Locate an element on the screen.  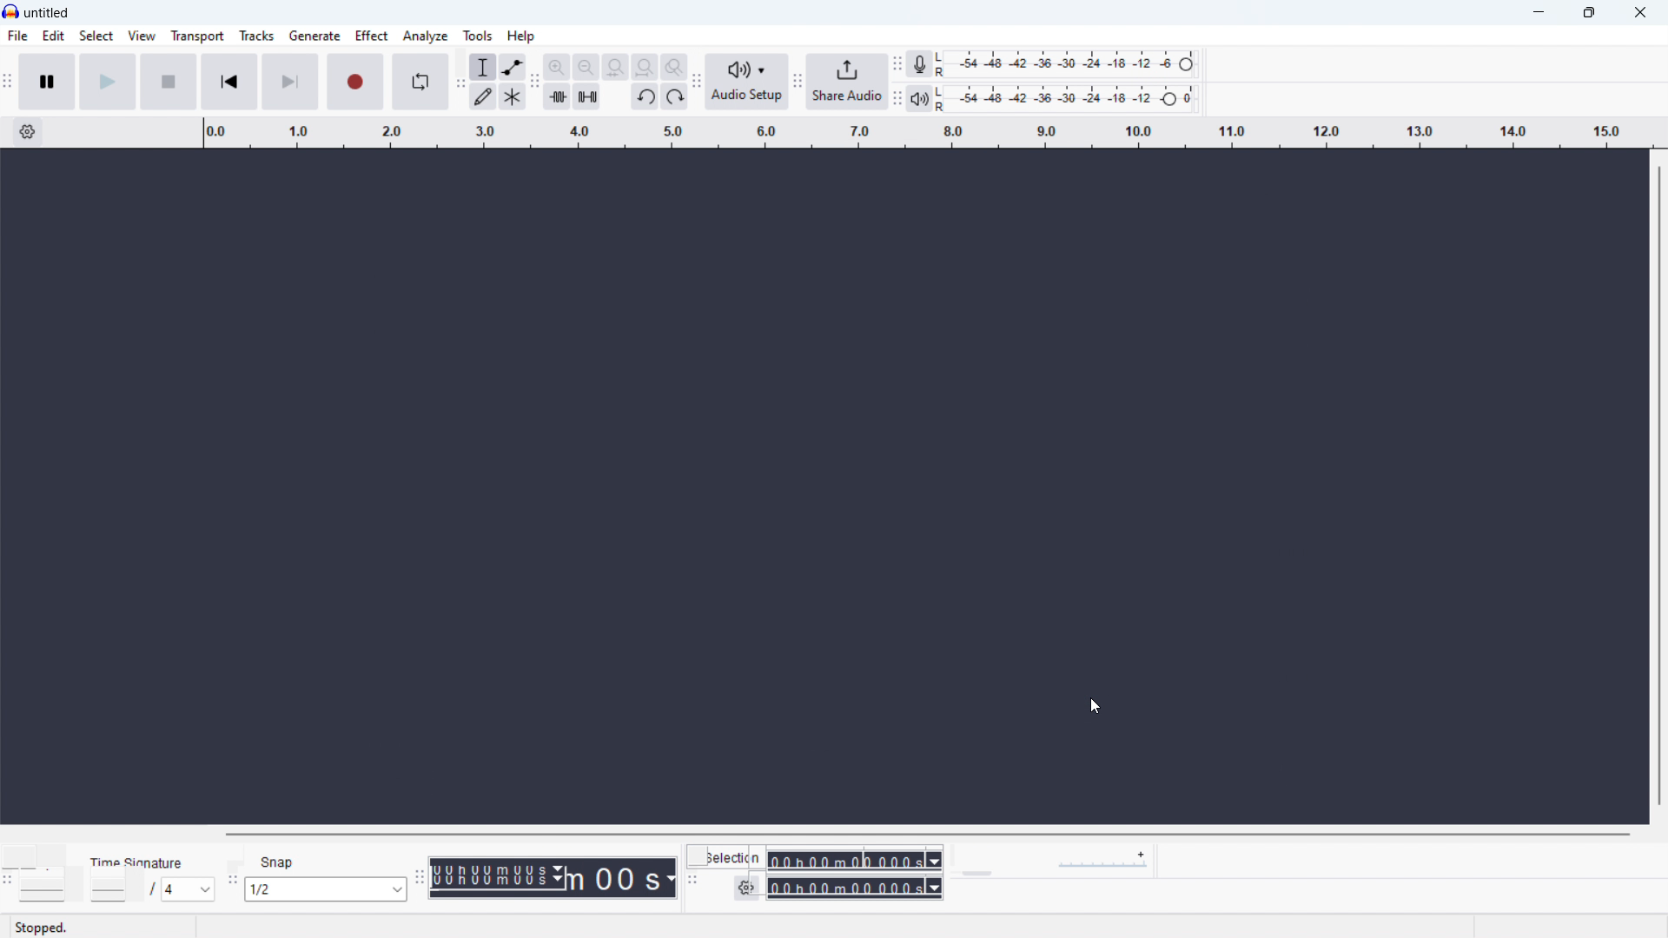
play at speed is located at coordinates (977, 862).